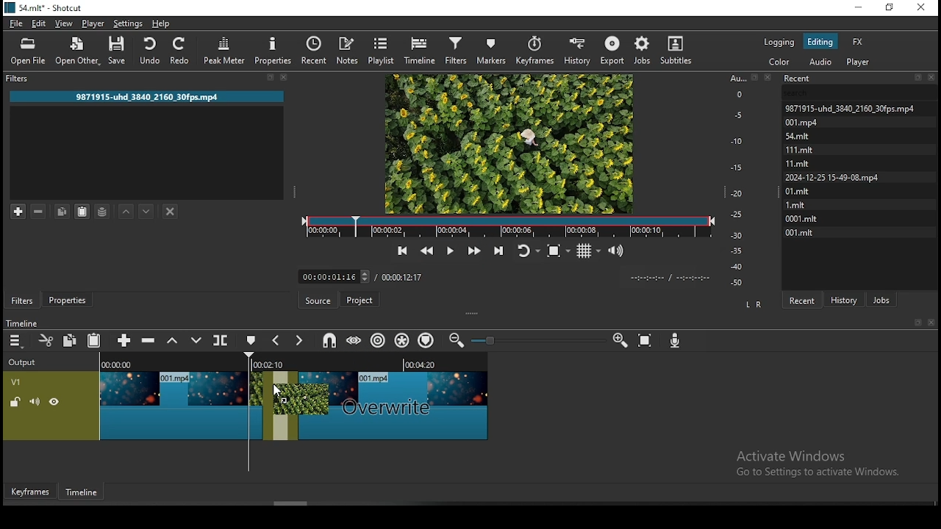 The image size is (941, 529). Describe the element at coordinates (421, 49) in the screenshot. I see `timeline` at that location.